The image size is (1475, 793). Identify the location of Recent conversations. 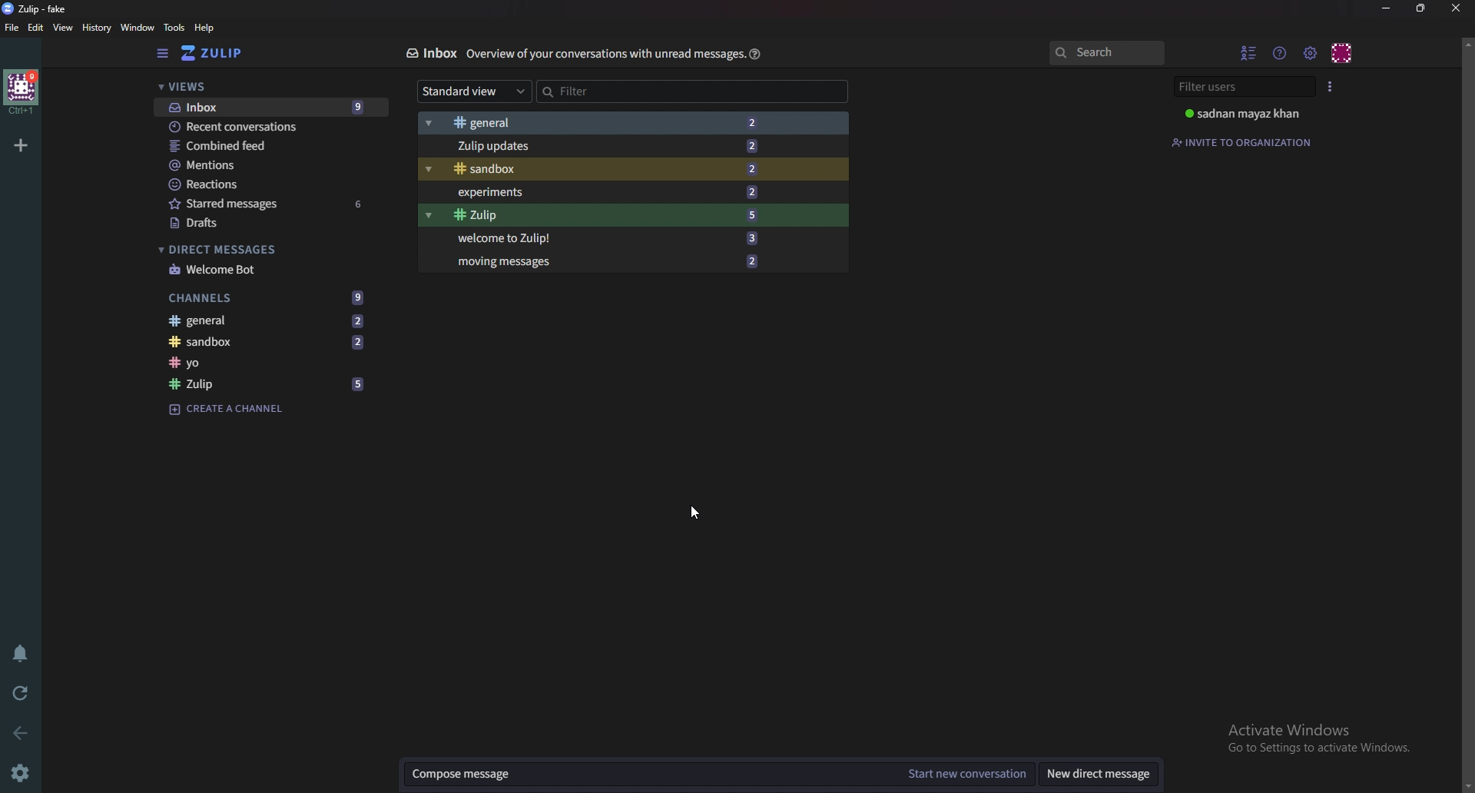
(267, 127).